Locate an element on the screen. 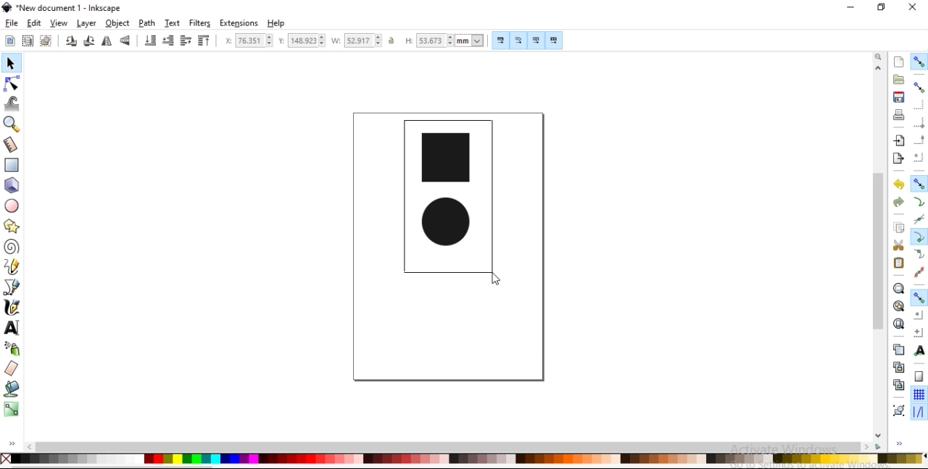 The width and height of the screenshot is (928, 469). rotate 90 counter clockwise is located at coordinates (71, 43).